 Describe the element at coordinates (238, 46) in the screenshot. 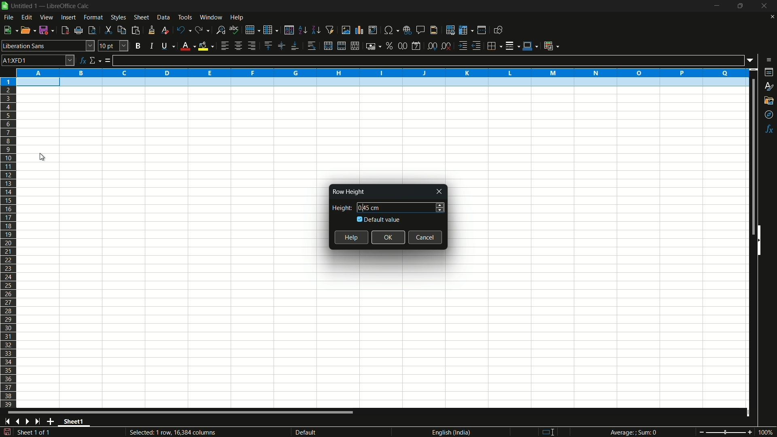

I see `align center` at that location.